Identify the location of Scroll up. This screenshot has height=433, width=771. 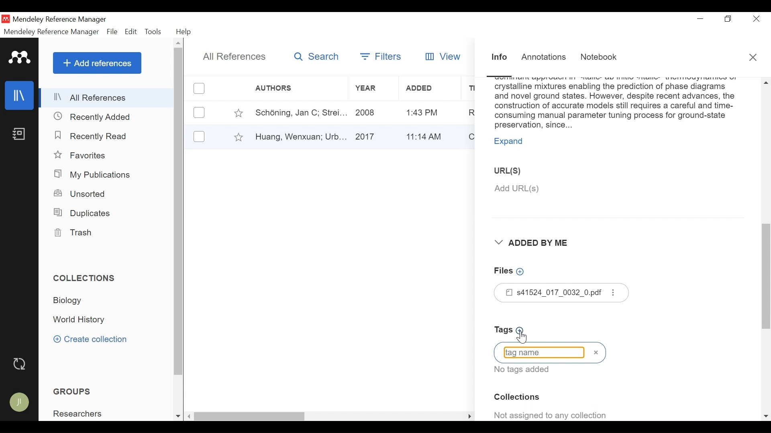
(765, 82).